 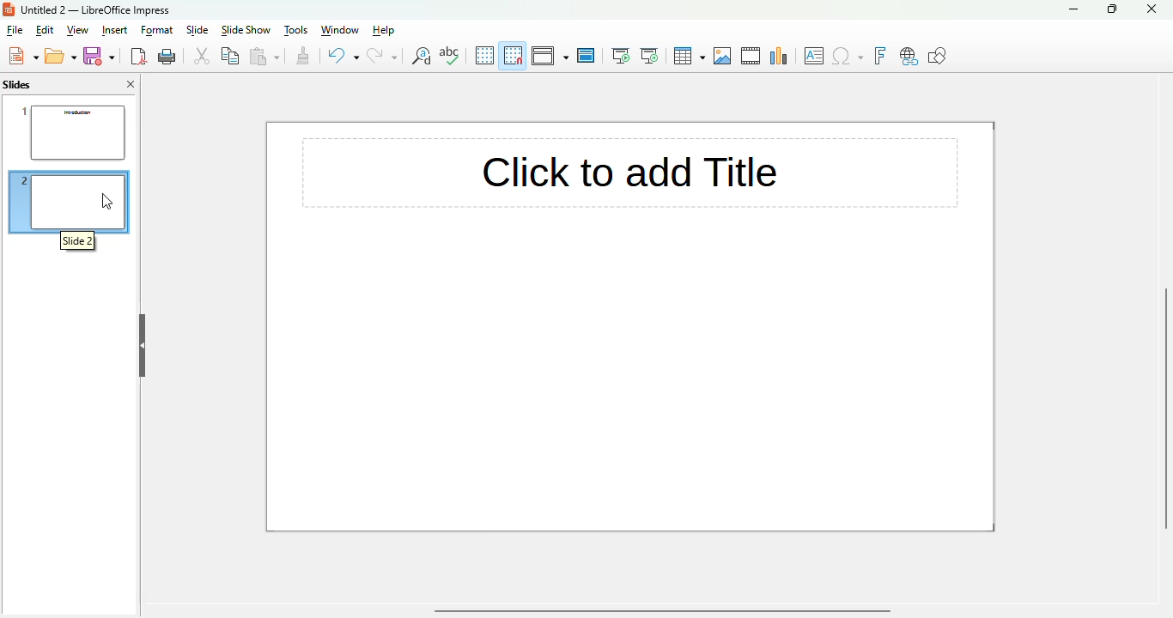 I want to click on logo, so click(x=9, y=9).